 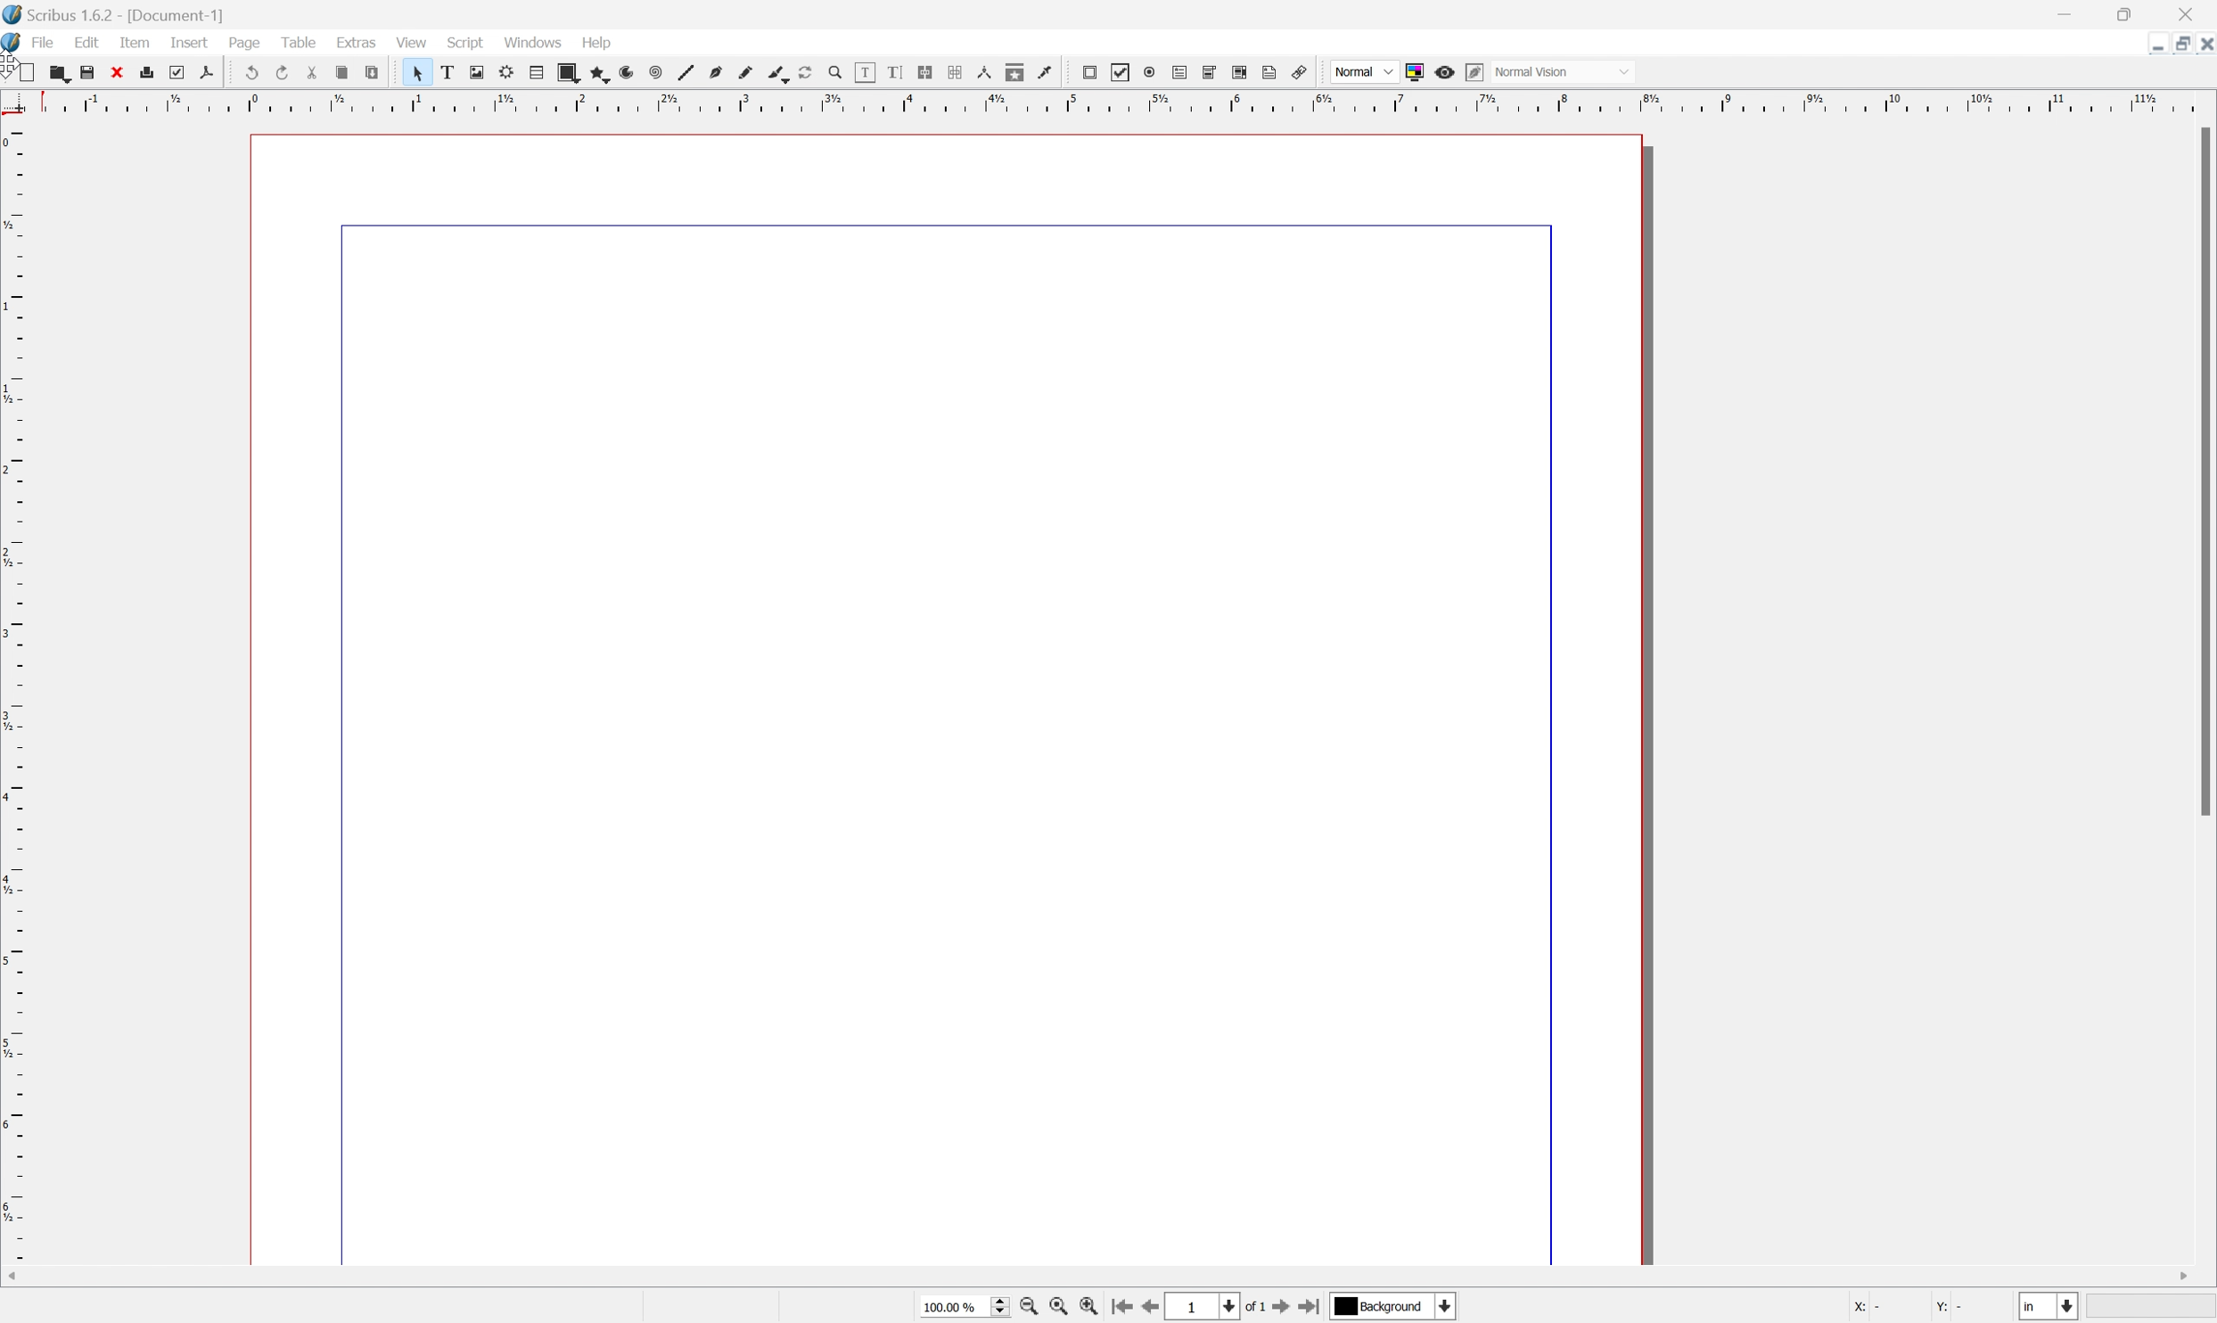 I want to click on link annotation, so click(x=1298, y=73).